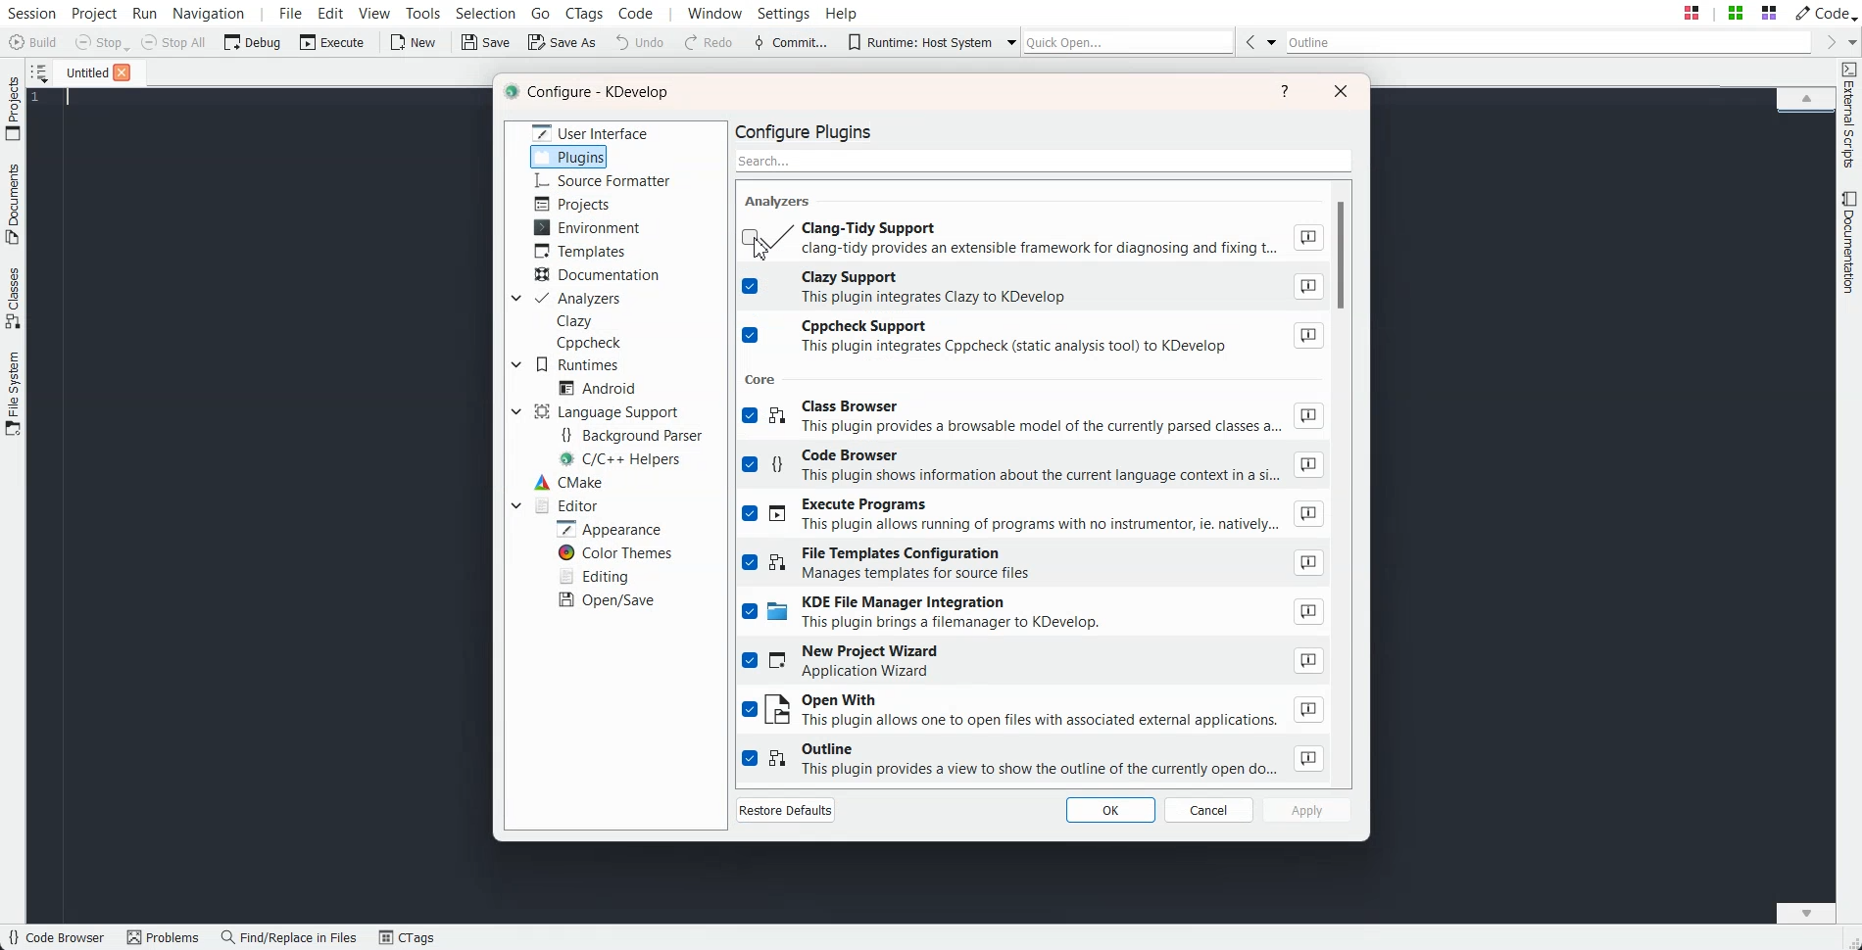 This screenshot has height=950, width=1862. Describe the element at coordinates (640, 41) in the screenshot. I see `Undo` at that location.